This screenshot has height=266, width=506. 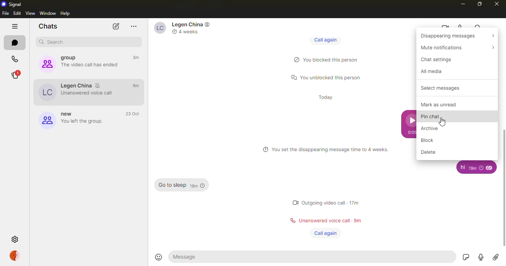 What do you see at coordinates (314, 257) in the screenshot?
I see `message` at bounding box center [314, 257].